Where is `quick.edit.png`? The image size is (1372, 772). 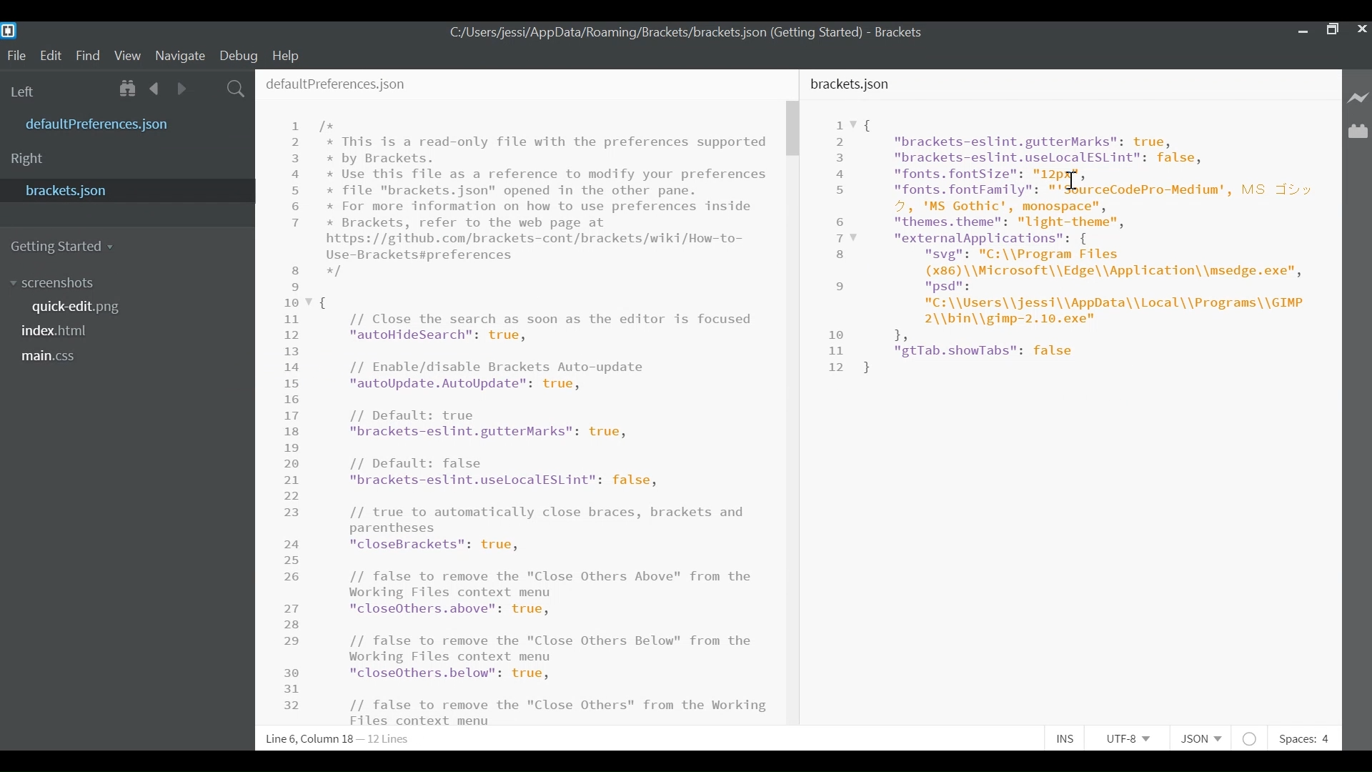 quick.edit.png is located at coordinates (78, 307).